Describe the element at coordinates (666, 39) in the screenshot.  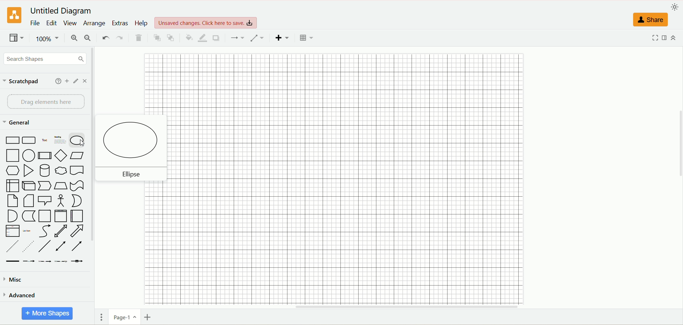
I see `format` at that location.